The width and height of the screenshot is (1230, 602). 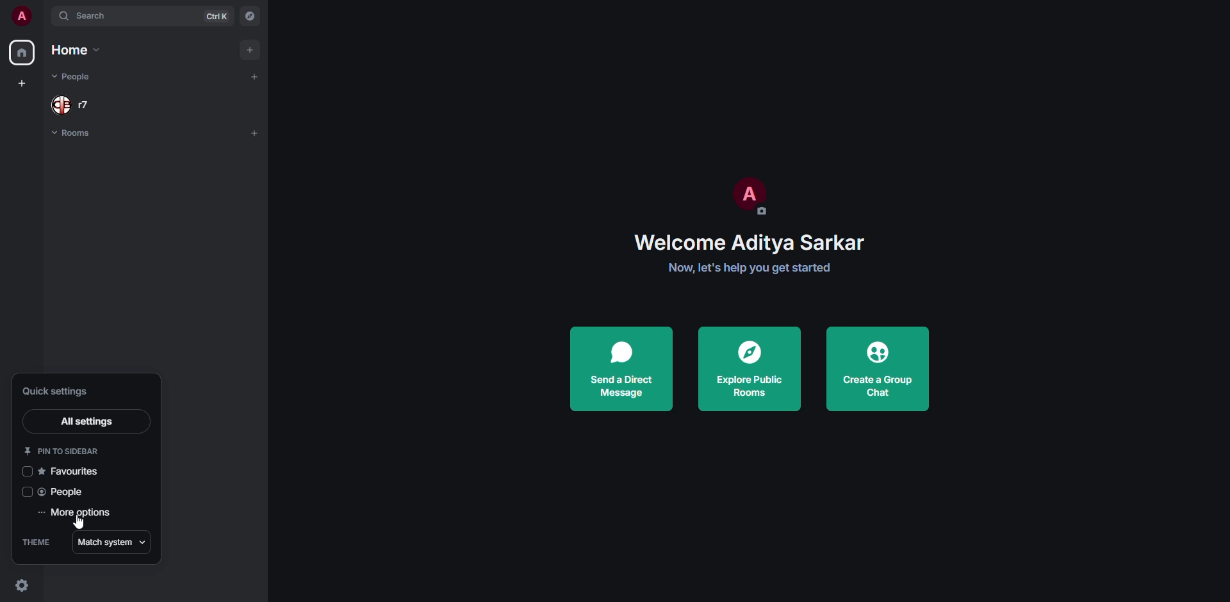 What do you see at coordinates (750, 369) in the screenshot?
I see `explore public rooms` at bounding box center [750, 369].